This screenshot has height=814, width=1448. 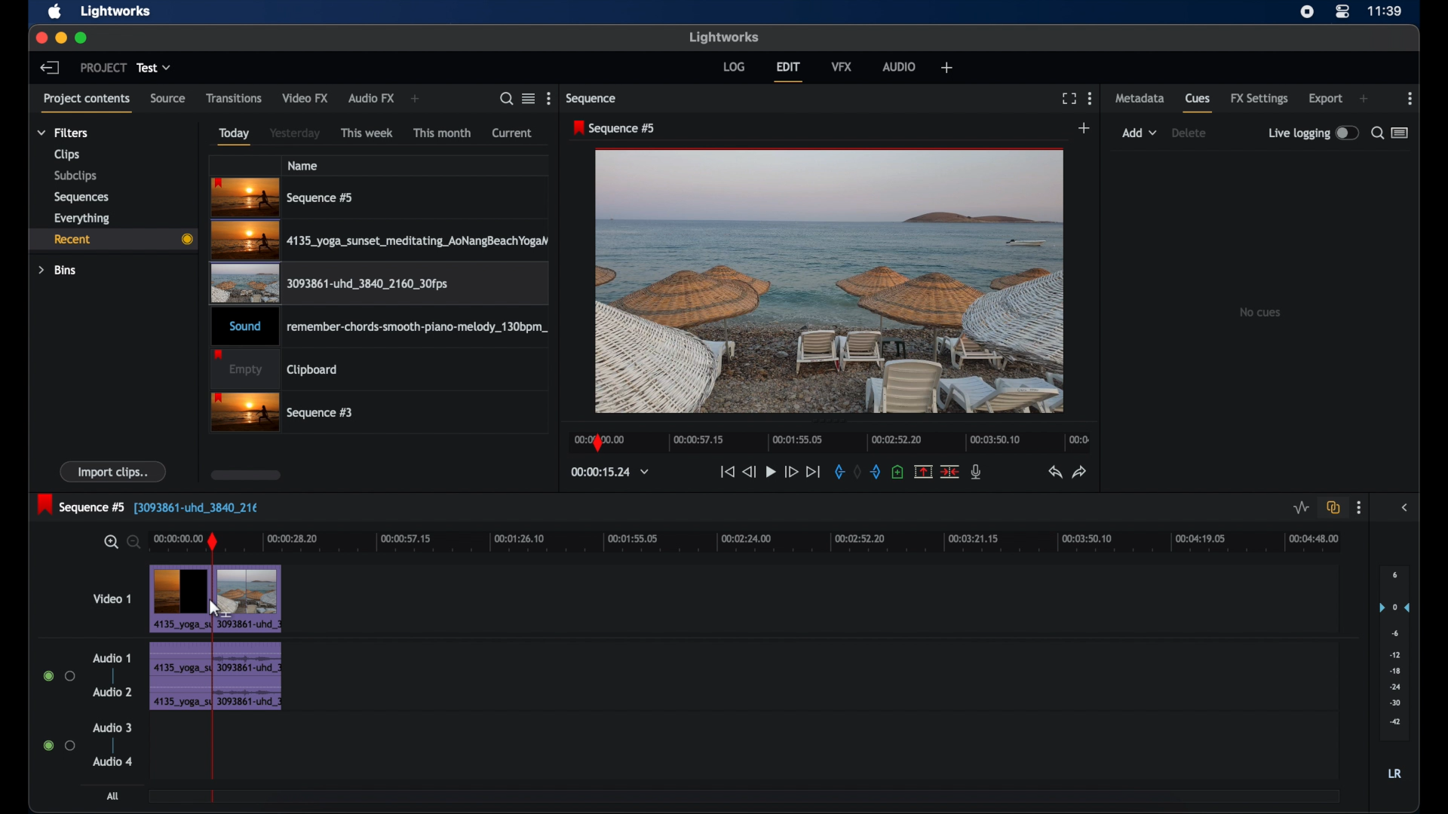 I want to click on sequences, so click(x=81, y=197).